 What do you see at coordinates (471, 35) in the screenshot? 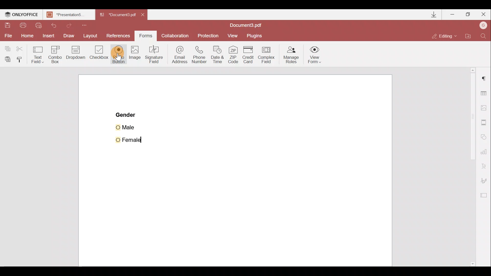
I see `Open file location` at bounding box center [471, 35].